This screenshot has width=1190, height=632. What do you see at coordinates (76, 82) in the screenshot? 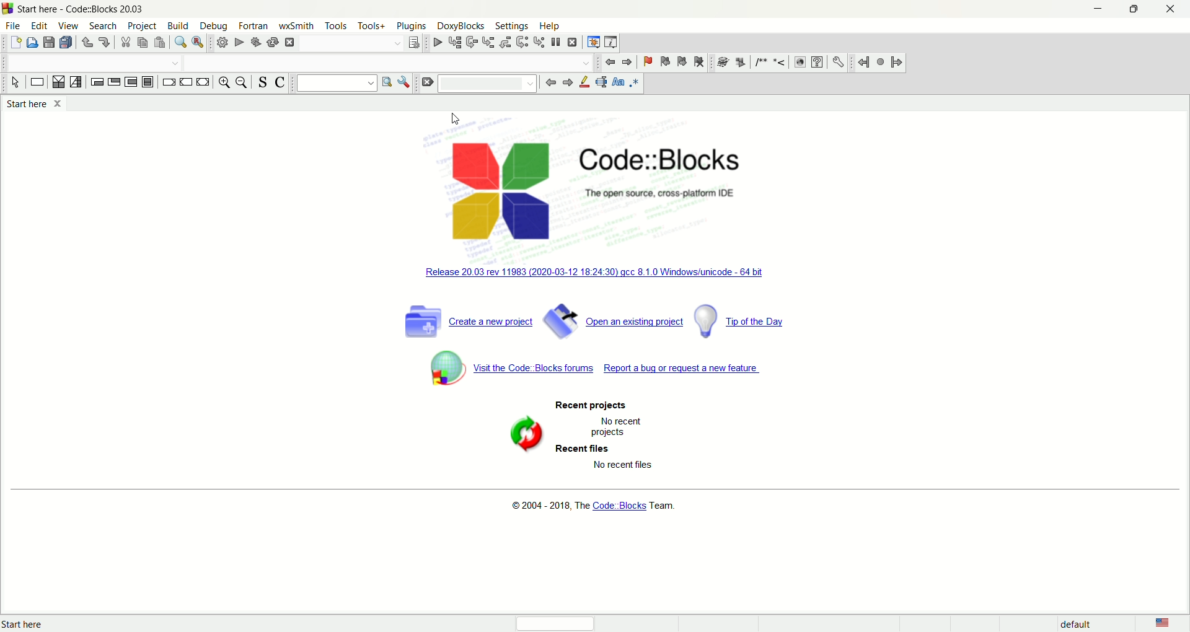
I see `selection` at bounding box center [76, 82].